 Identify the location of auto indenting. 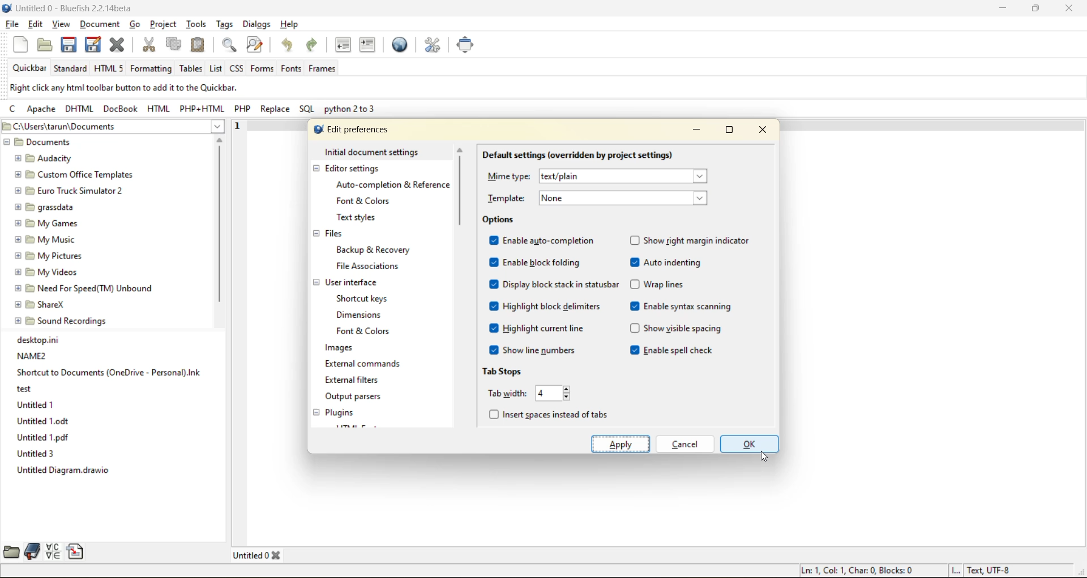
(667, 263).